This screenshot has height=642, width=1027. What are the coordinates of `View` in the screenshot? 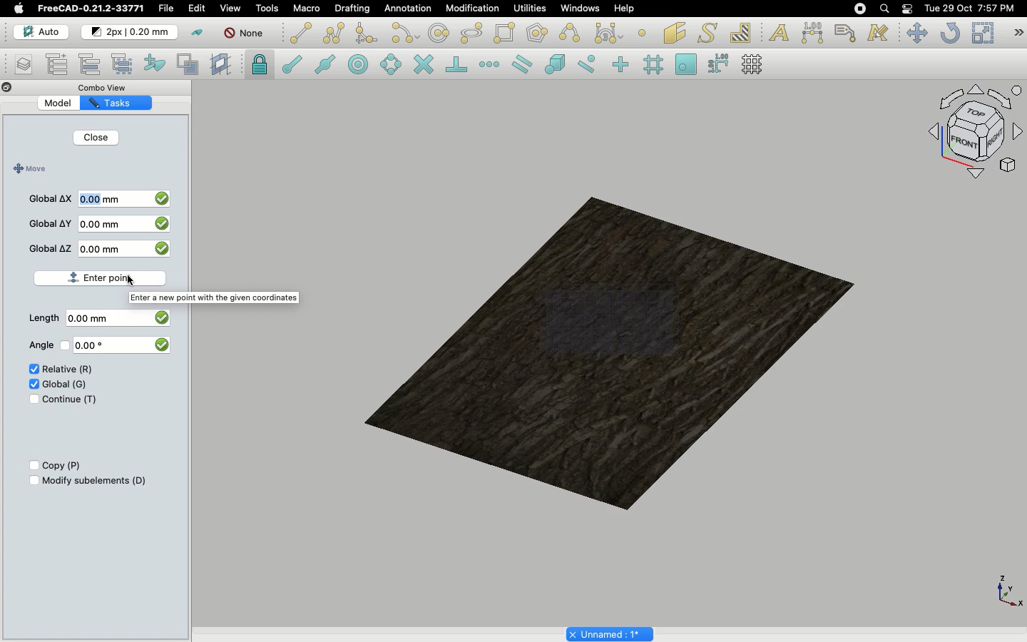 It's located at (230, 7).